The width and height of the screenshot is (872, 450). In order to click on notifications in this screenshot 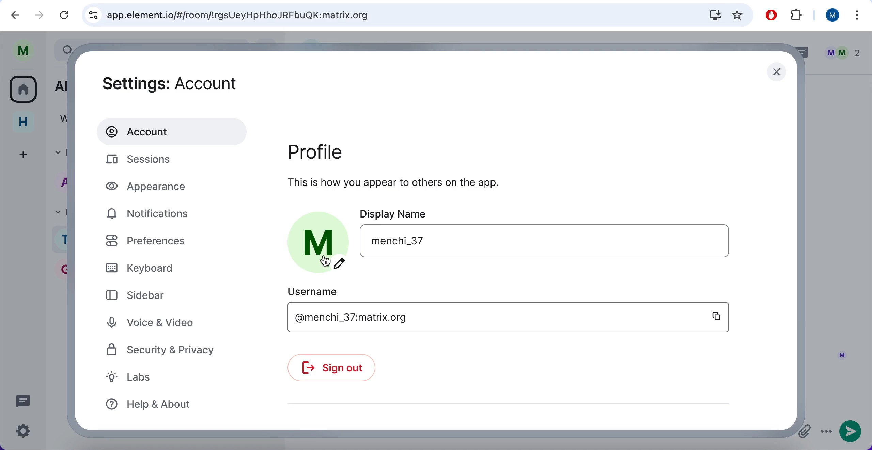, I will do `click(161, 215)`.